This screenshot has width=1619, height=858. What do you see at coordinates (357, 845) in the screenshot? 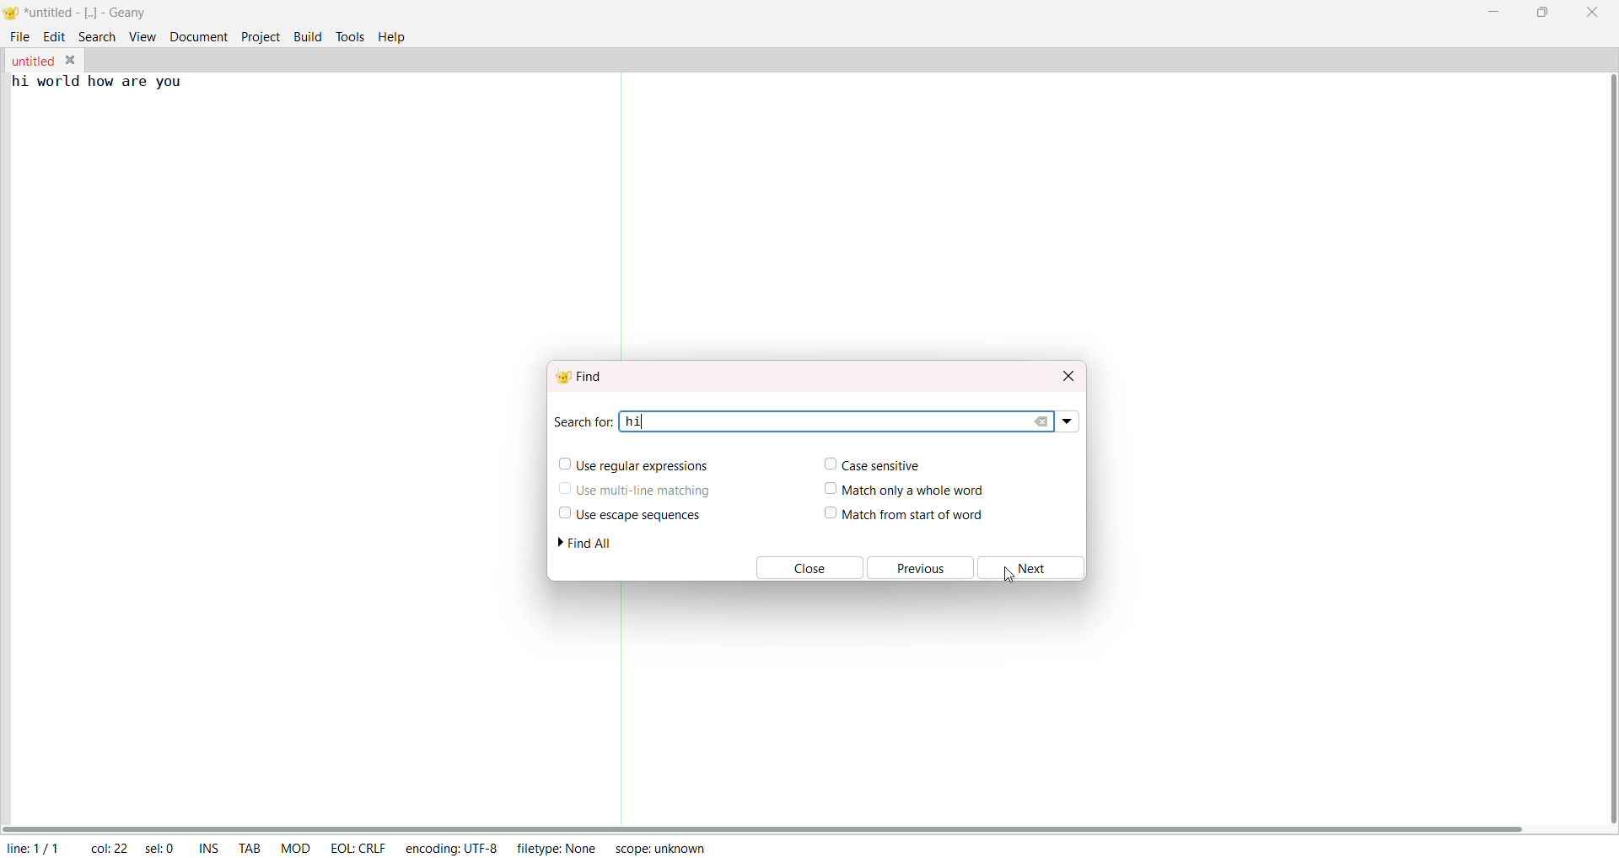
I see `eol: crlf` at bounding box center [357, 845].